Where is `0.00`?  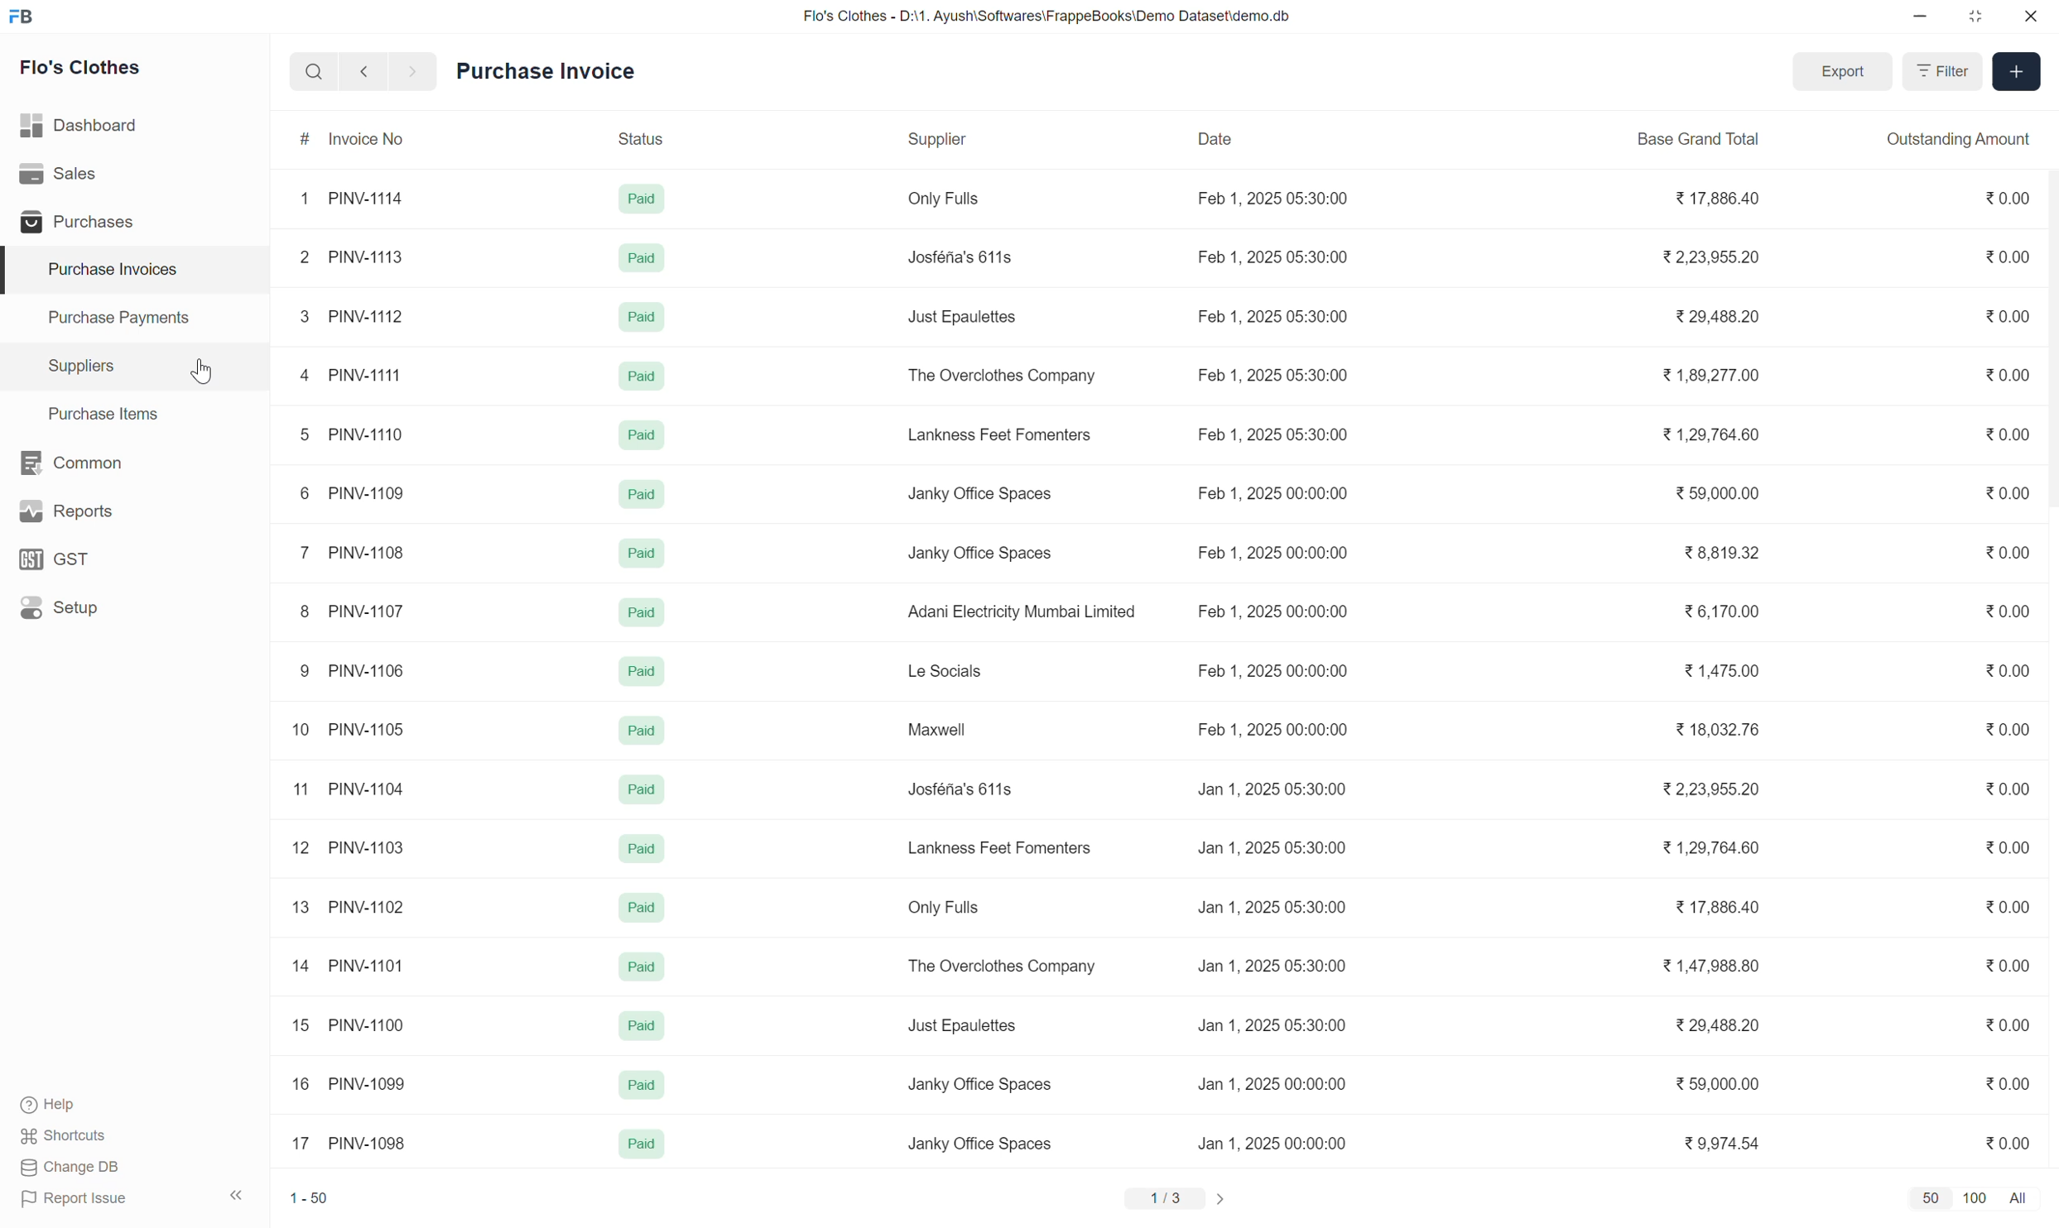
0.00 is located at coordinates (2007, 258).